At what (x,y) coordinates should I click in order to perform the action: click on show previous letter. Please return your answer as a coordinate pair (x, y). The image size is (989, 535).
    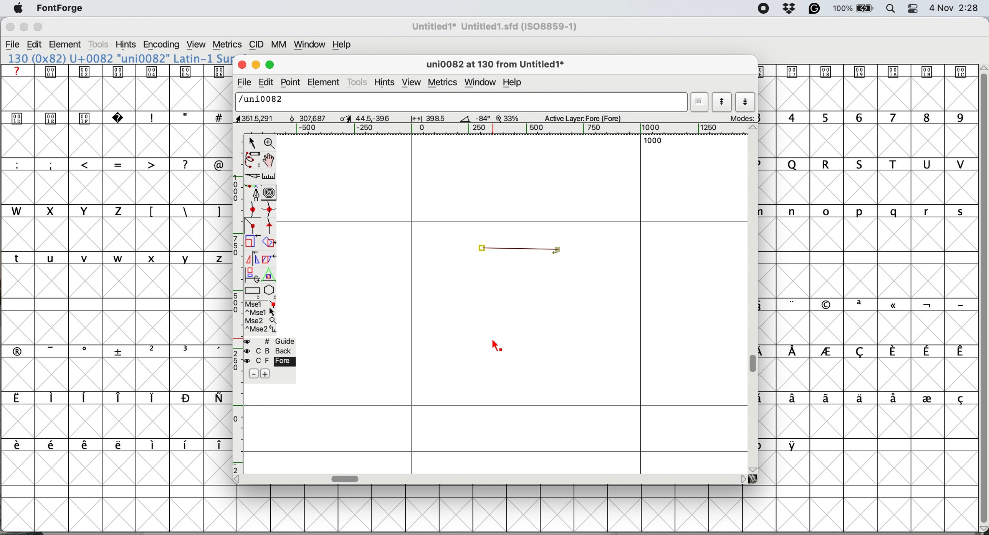
    Looking at the image, I should click on (723, 101).